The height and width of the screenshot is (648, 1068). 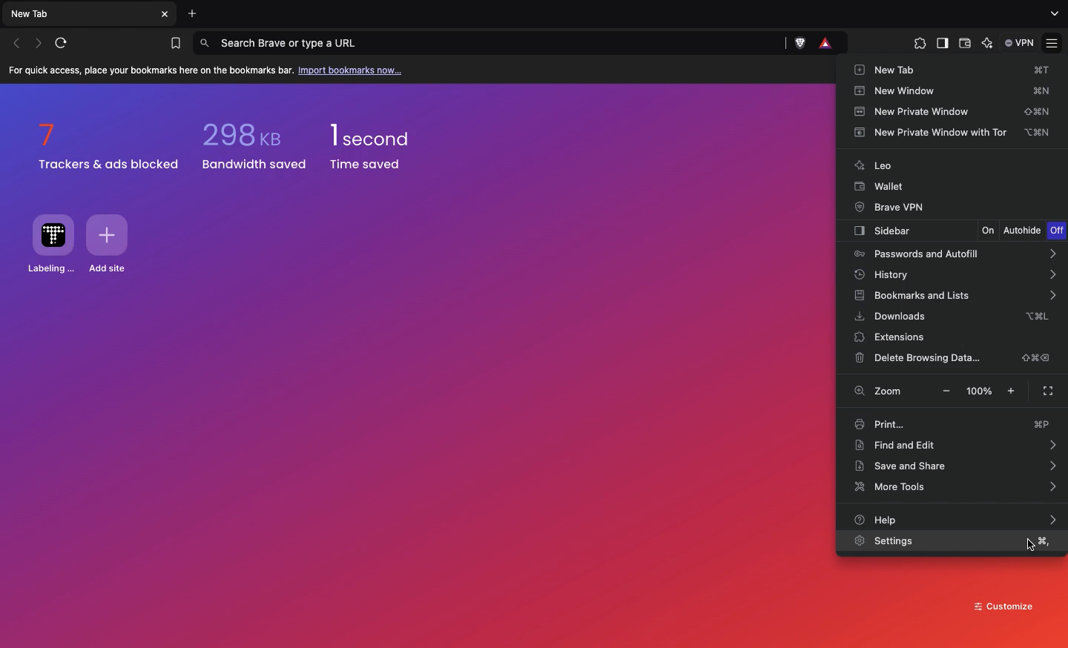 I want to click on Make text larger, so click(x=1014, y=390).